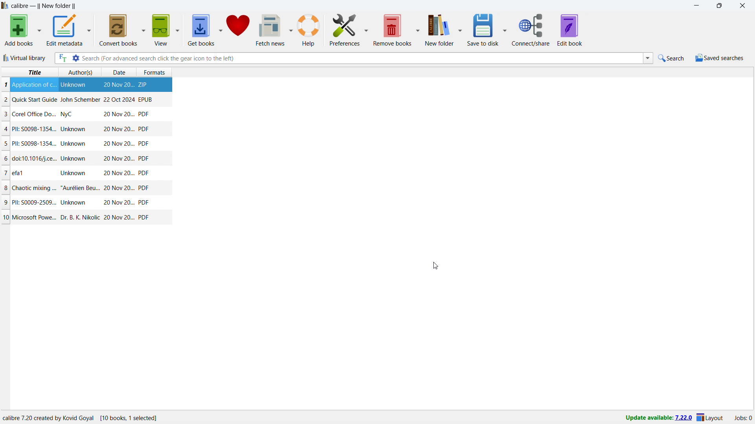  I want to click on Title, so click(36, 217).